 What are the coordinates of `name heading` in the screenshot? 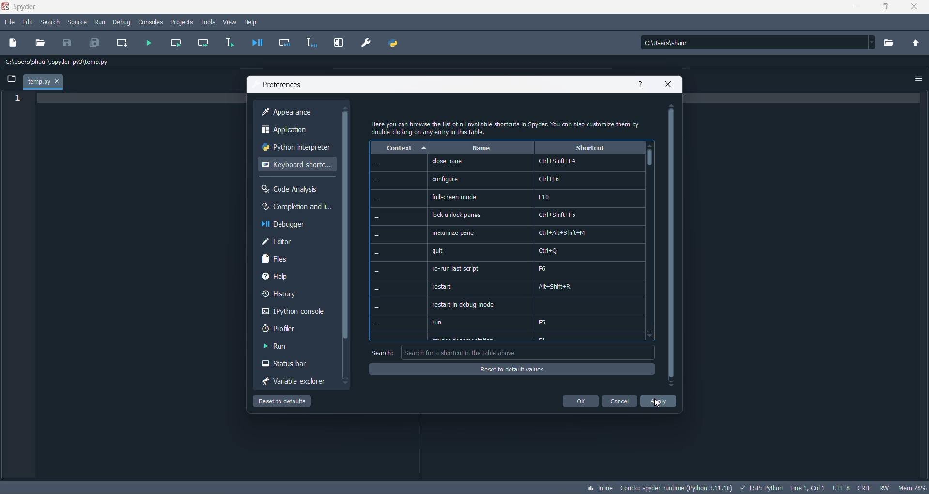 It's located at (481, 148).